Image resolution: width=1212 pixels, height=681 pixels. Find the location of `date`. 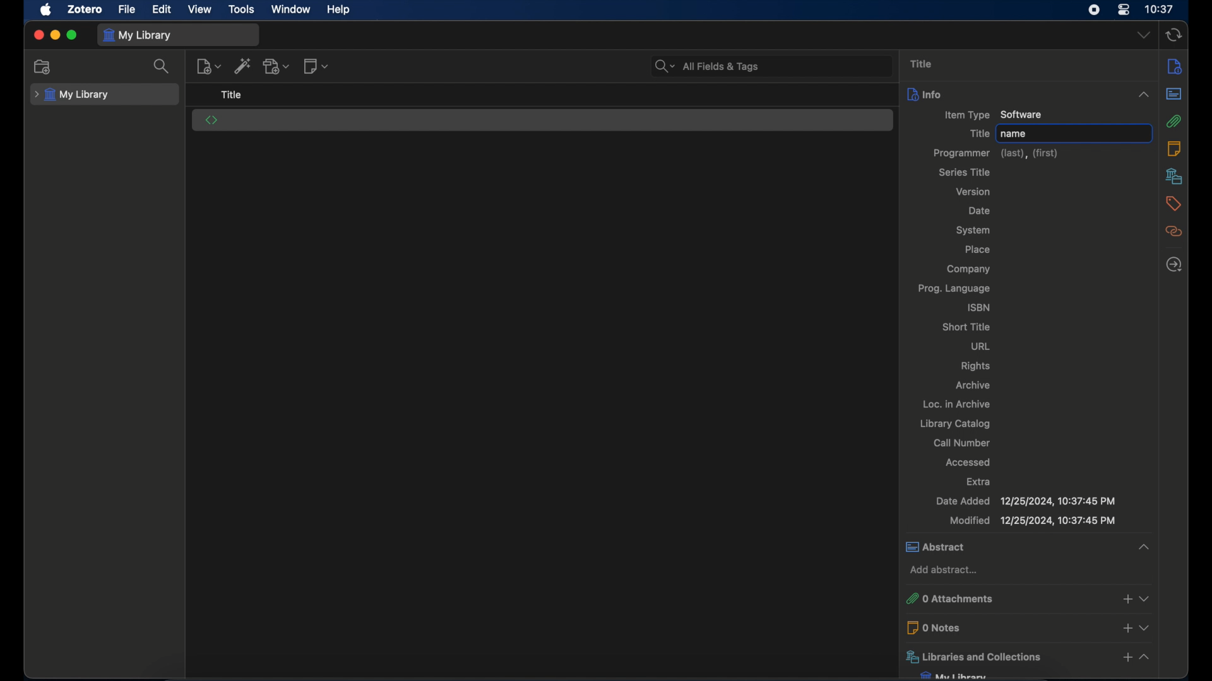

date is located at coordinates (980, 211).